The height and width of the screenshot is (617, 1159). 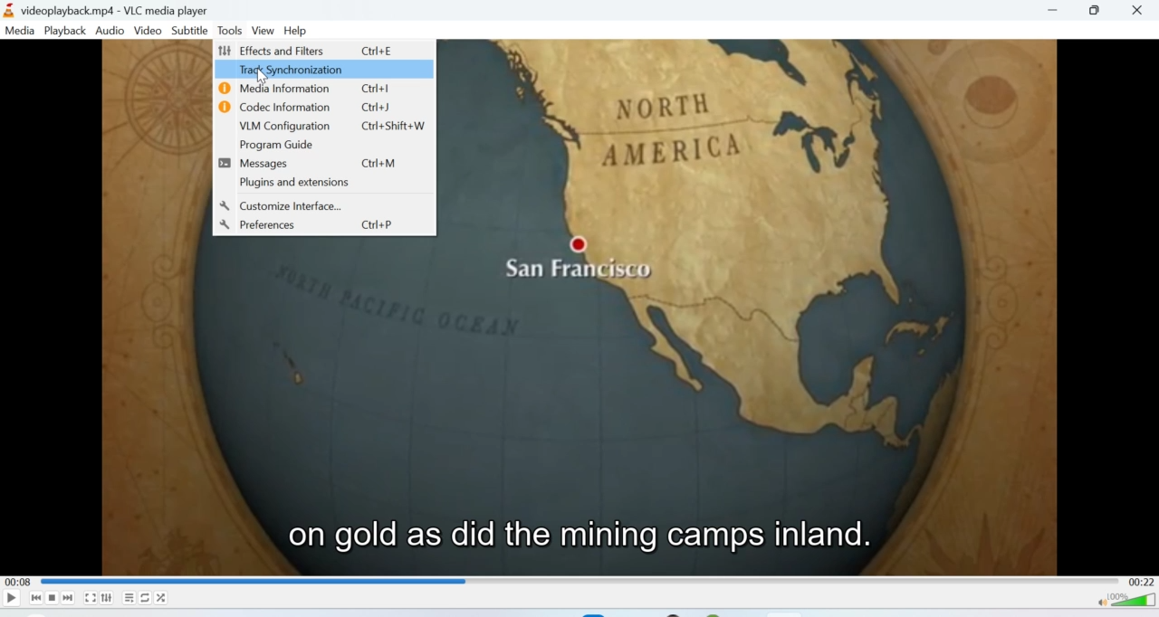 I want to click on VLM Configuration, so click(x=285, y=125).